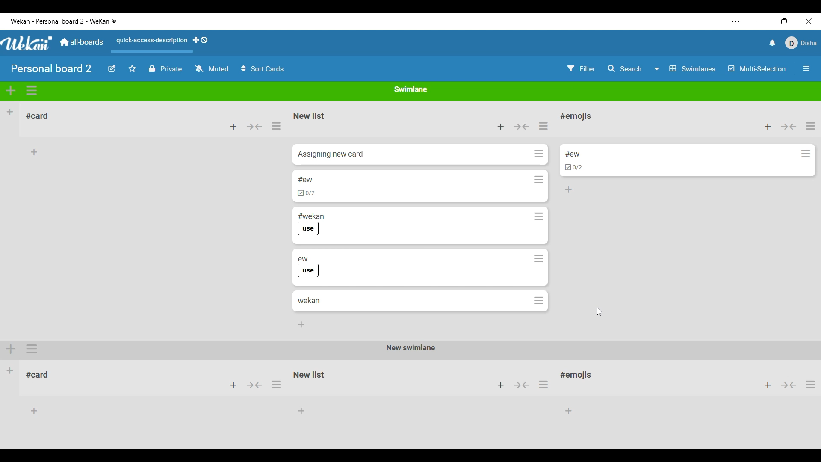 The width and height of the screenshot is (821, 462). I want to click on Other Swimlane with its respective lists, so click(410, 367).